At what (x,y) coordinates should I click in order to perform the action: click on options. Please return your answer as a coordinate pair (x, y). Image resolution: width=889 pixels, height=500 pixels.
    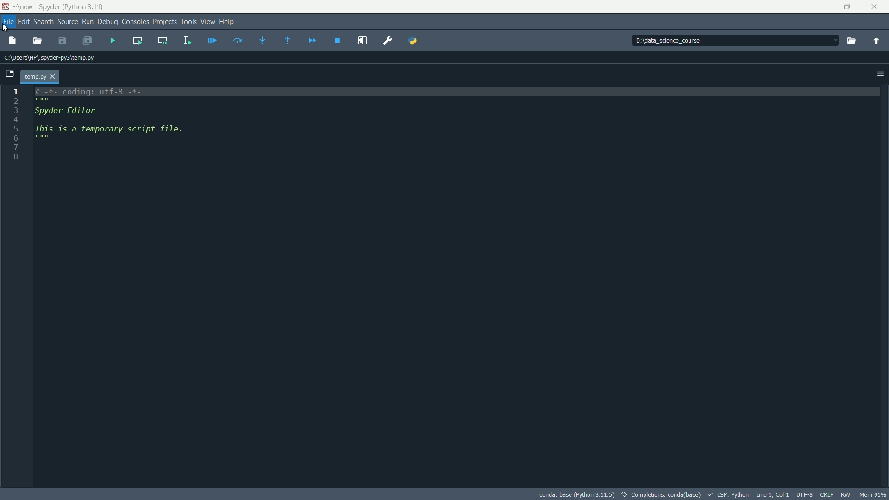
    Looking at the image, I should click on (880, 74).